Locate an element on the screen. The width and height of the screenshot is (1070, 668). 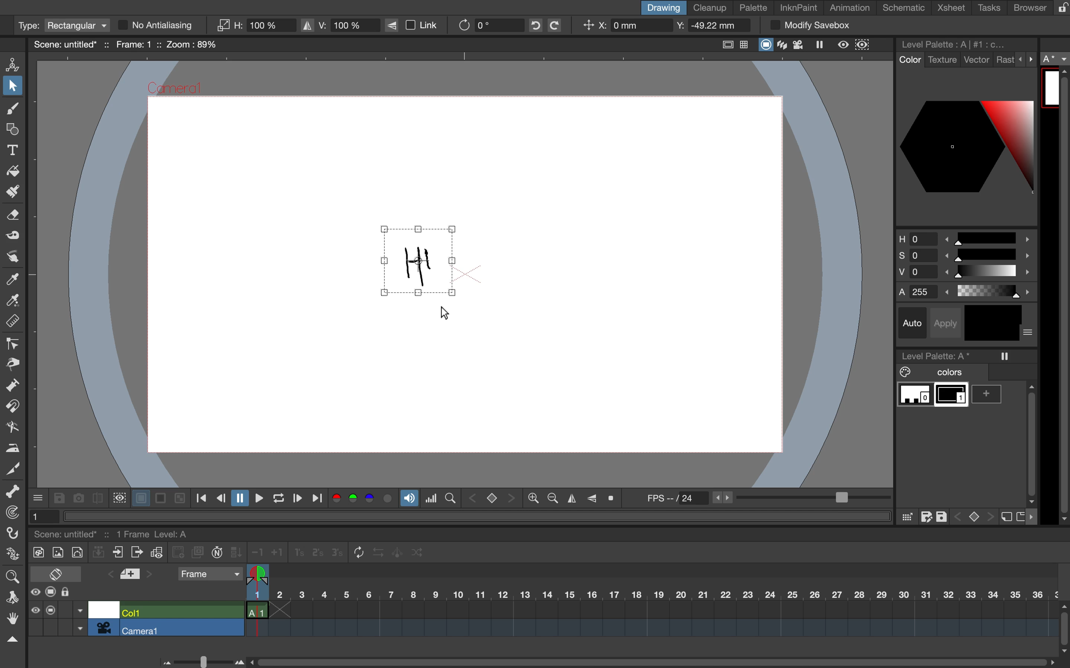
alphas is located at coordinates (967, 292).